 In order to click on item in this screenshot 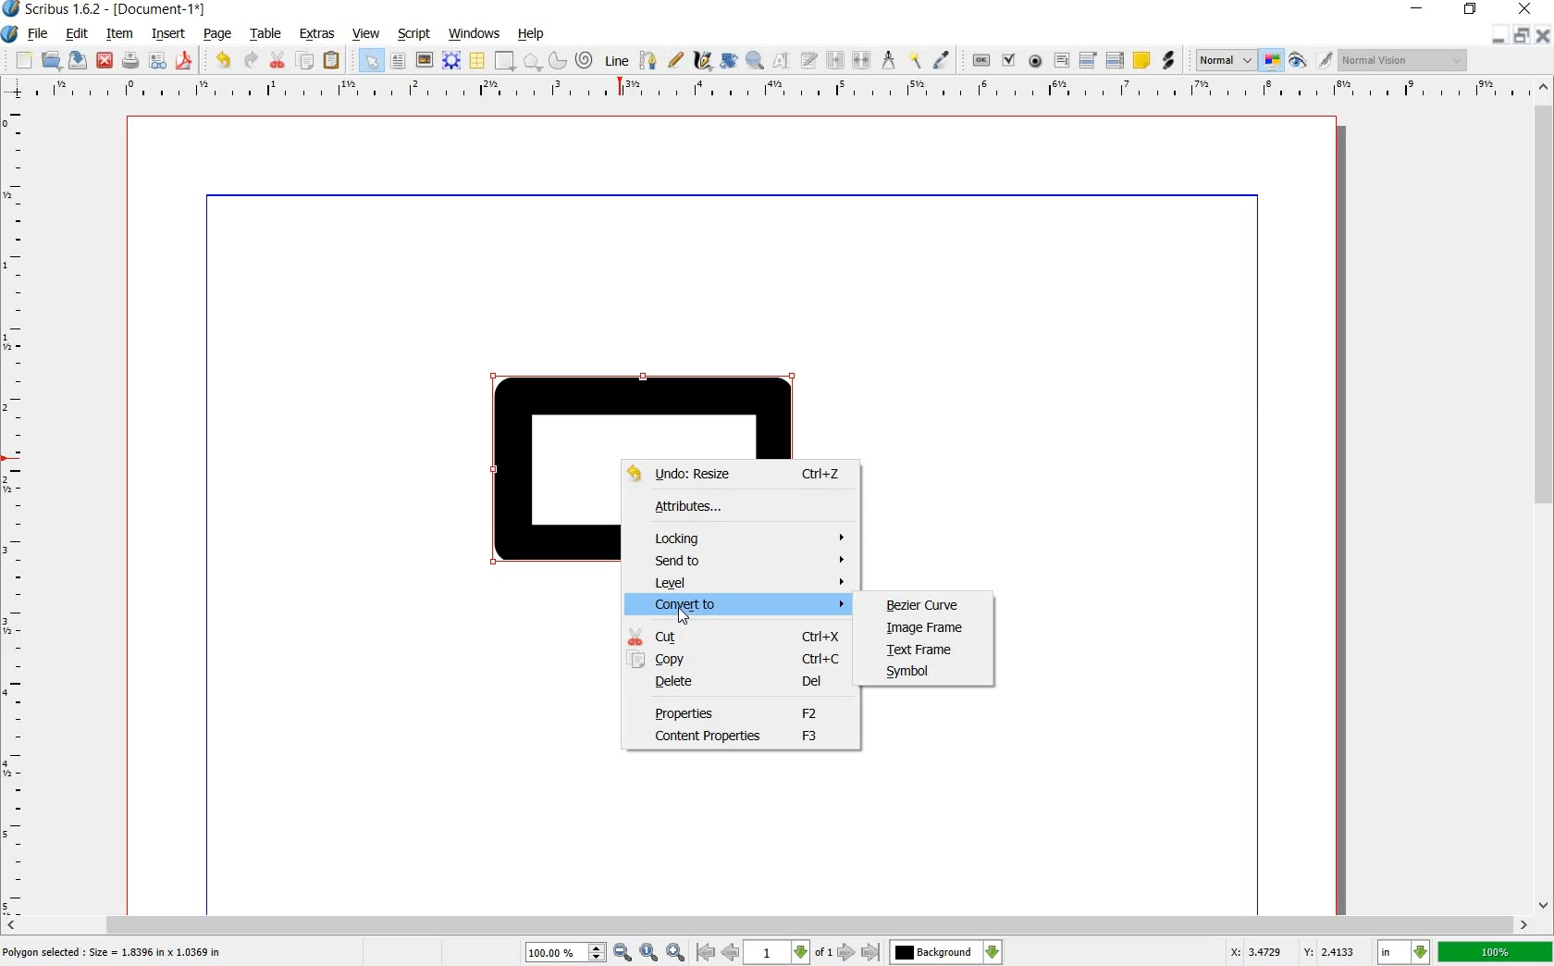, I will do `click(117, 33)`.